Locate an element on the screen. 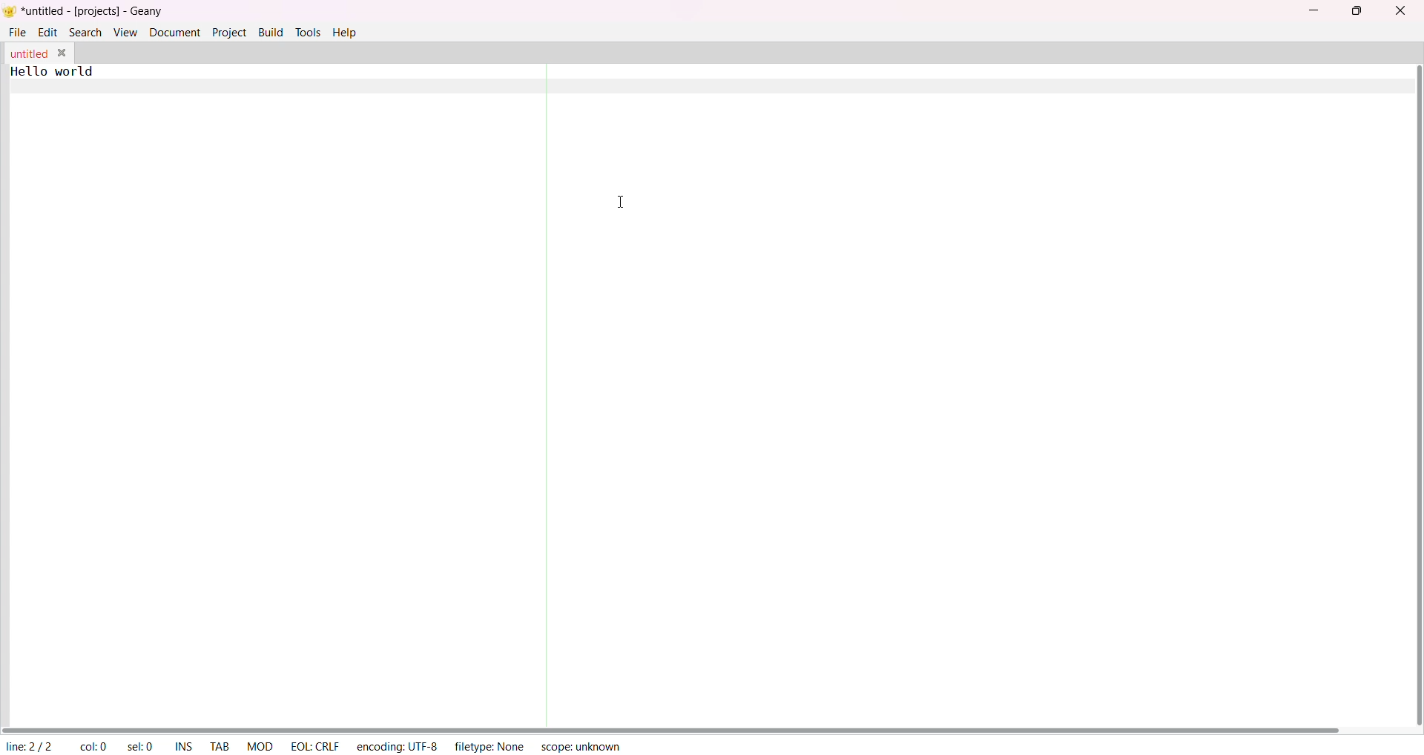  sel: 0 is located at coordinates (142, 747).